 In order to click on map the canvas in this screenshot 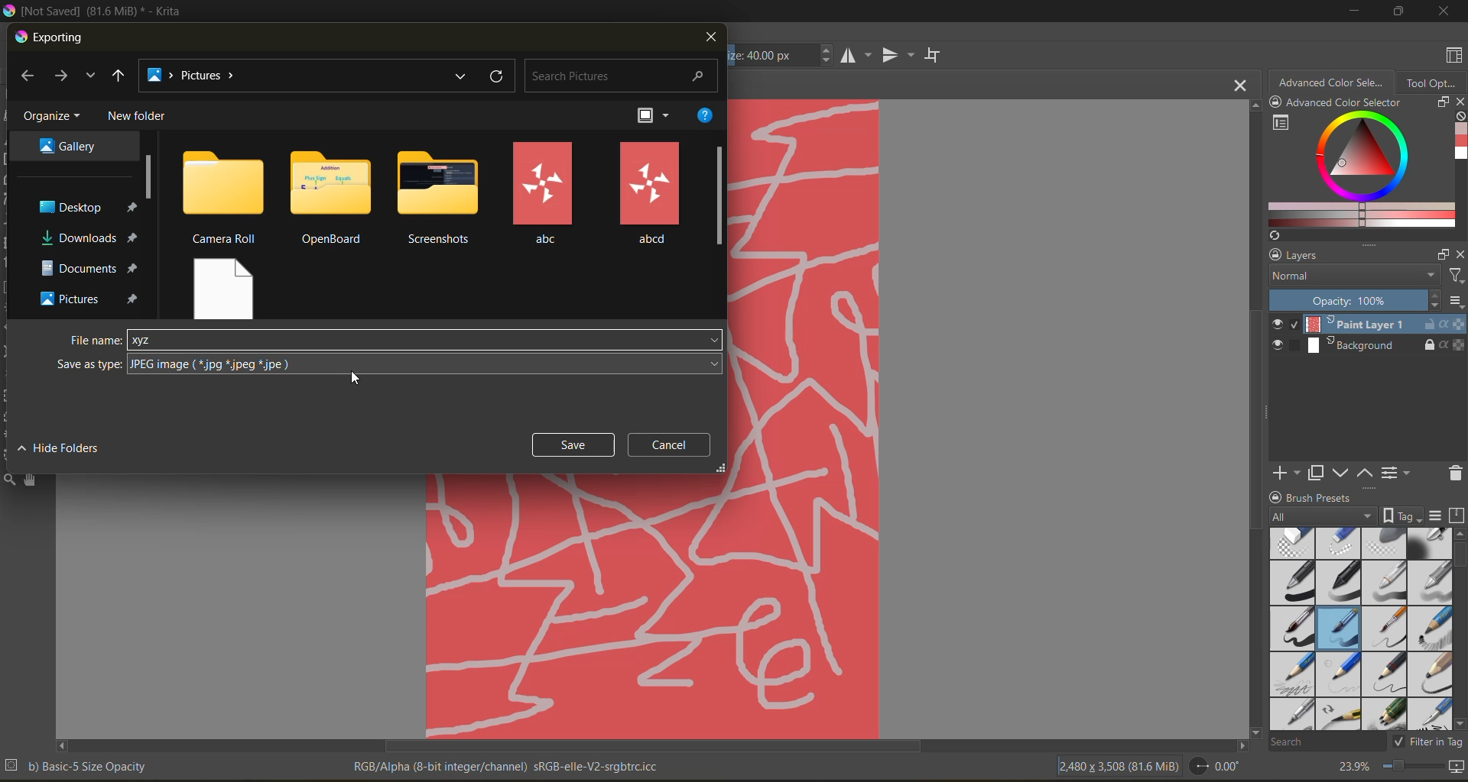, I will do `click(1458, 769)`.